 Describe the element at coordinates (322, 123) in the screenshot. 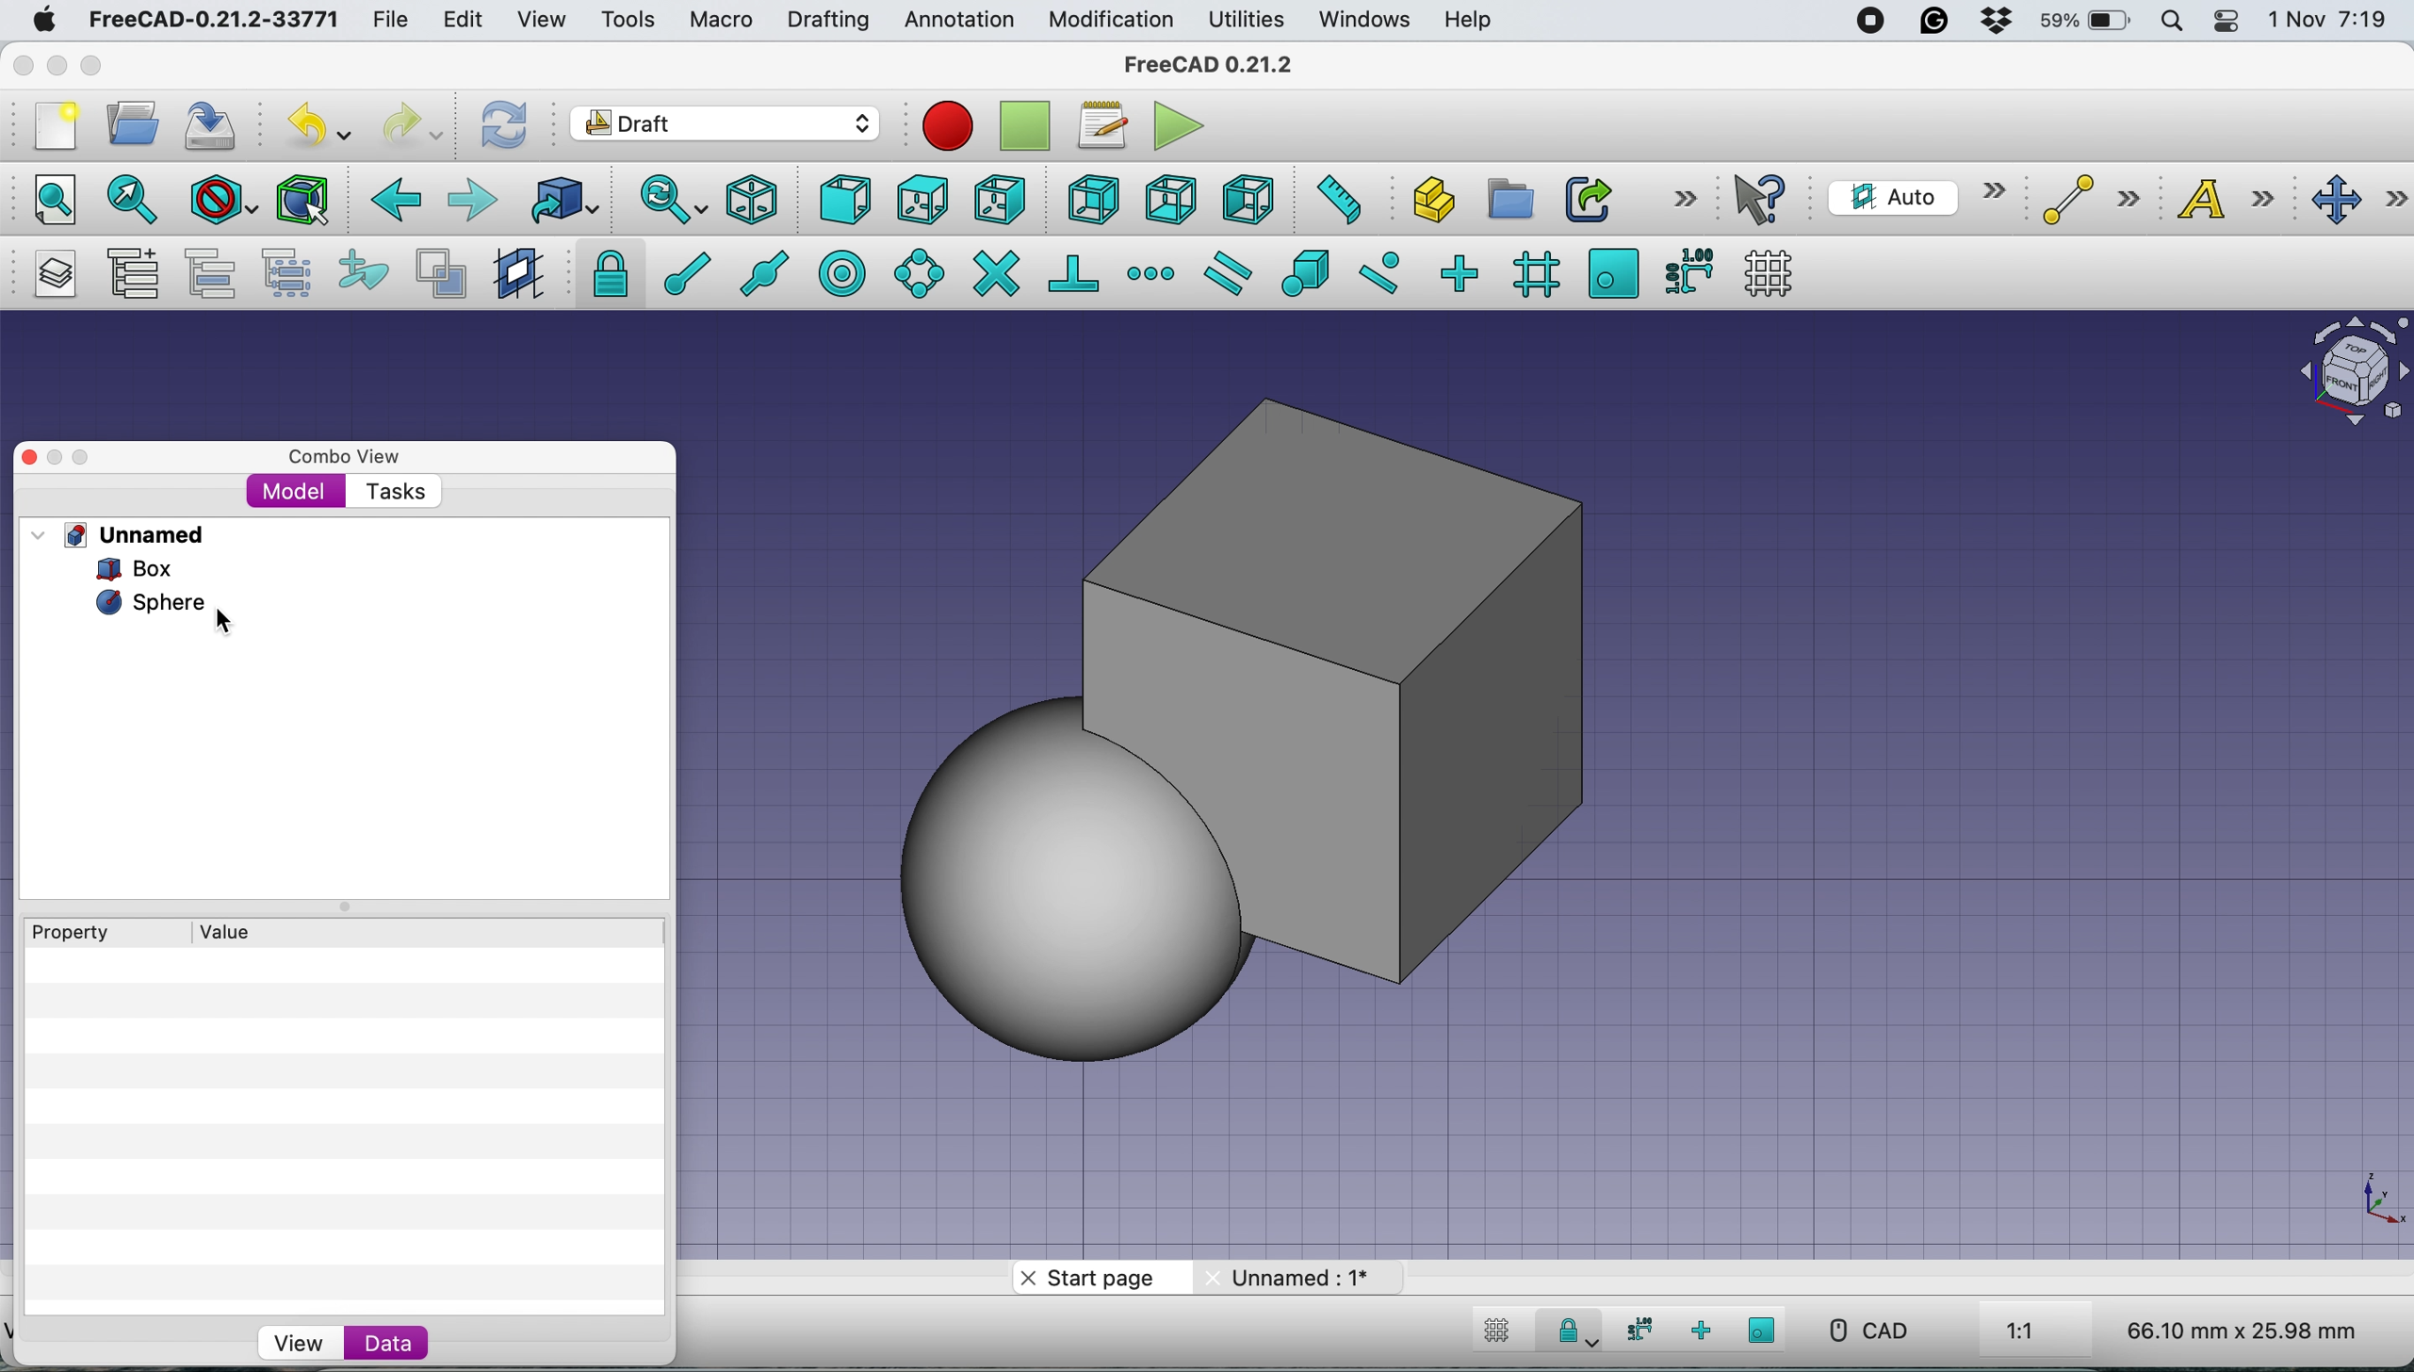

I see `undo` at that location.